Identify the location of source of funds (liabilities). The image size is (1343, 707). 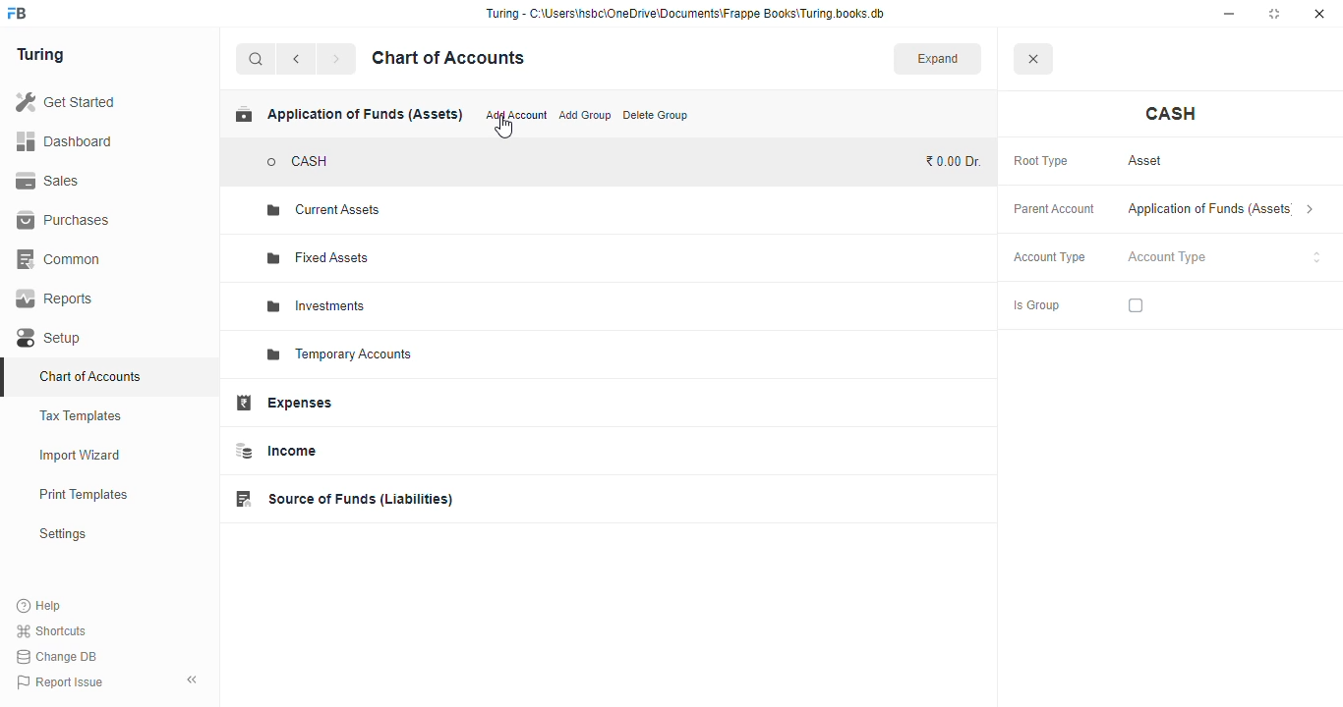
(343, 499).